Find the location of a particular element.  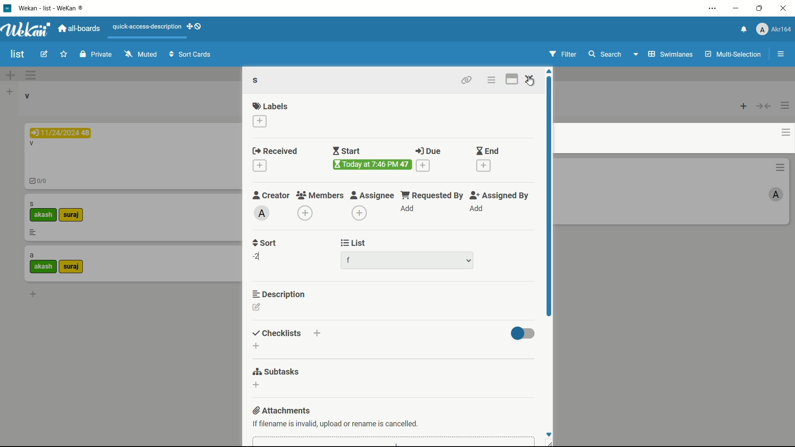

due is located at coordinates (426, 151).